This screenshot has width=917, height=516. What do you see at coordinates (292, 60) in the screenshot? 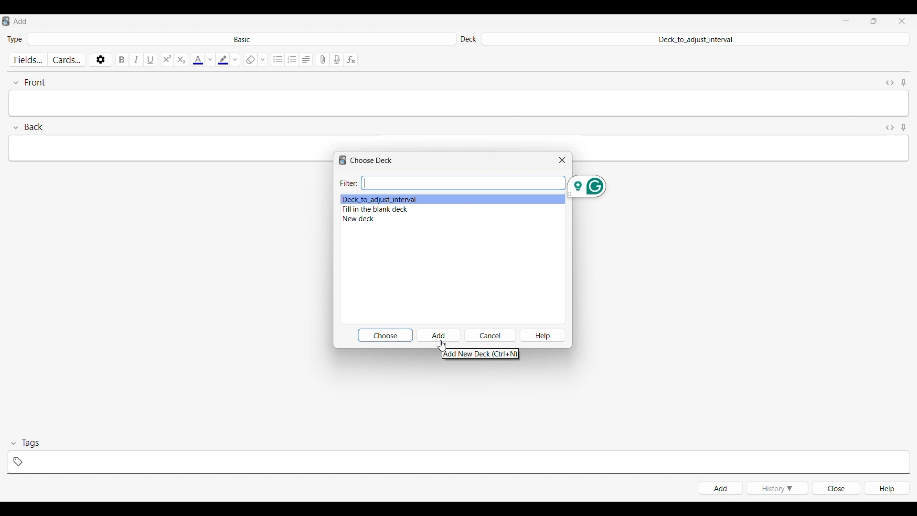
I see `Ordered list` at bounding box center [292, 60].